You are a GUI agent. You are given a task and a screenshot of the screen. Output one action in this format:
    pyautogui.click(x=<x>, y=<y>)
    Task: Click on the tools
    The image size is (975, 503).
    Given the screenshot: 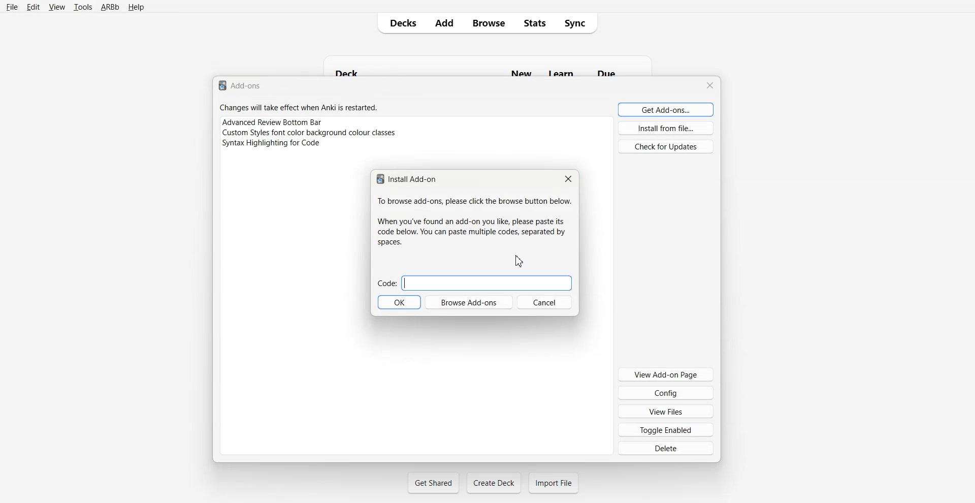 What is the action you would take?
    pyautogui.click(x=82, y=7)
    